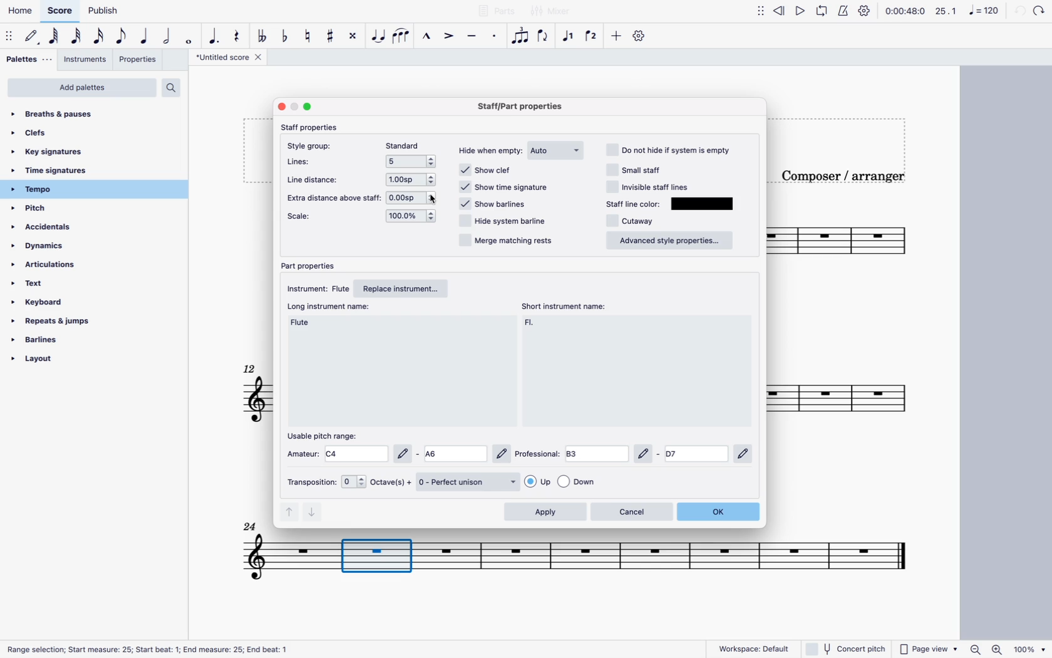 The width and height of the screenshot is (1052, 658). Describe the element at coordinates (139, 59) in the screenshot. I see `properties` at that location.